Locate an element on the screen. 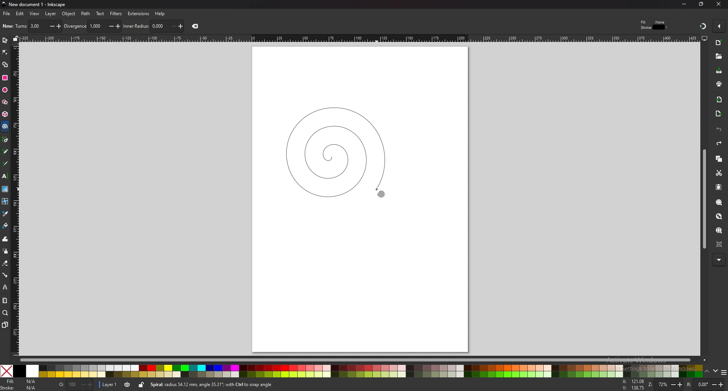 The height and width of the screenshot is (391, 728). more colors is located at coordinates (722, 372).